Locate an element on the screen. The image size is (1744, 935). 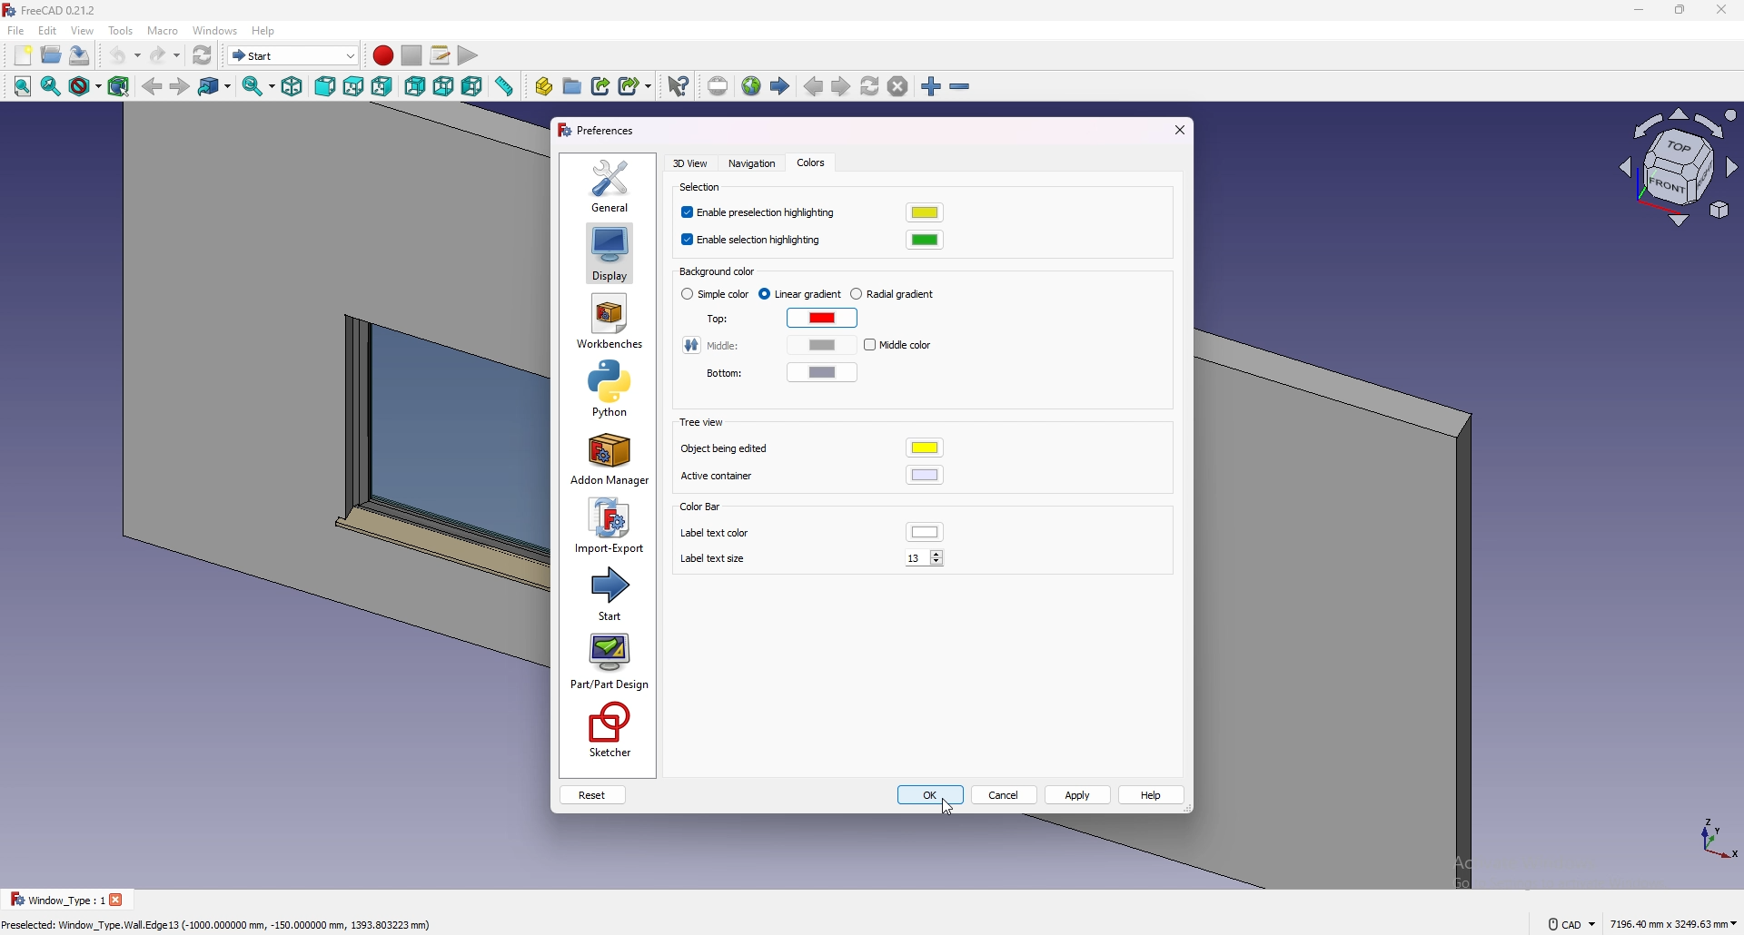
python is located at coordinates (607, 389).